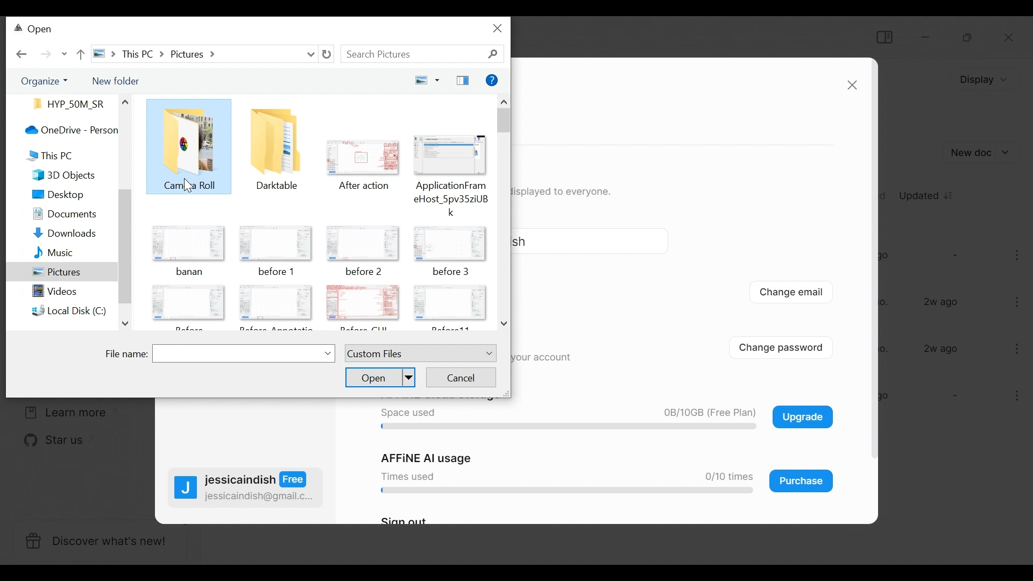  What do you see at coordinates (66, 103) in the screenshot?
I see `Files` at bounding box center [66, 103].